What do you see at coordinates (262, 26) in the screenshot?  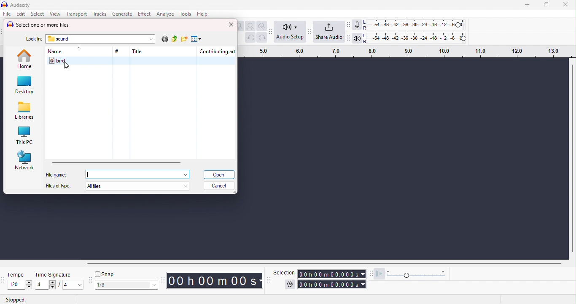 I see `toggle zoom` at bounding box center [262, 26].